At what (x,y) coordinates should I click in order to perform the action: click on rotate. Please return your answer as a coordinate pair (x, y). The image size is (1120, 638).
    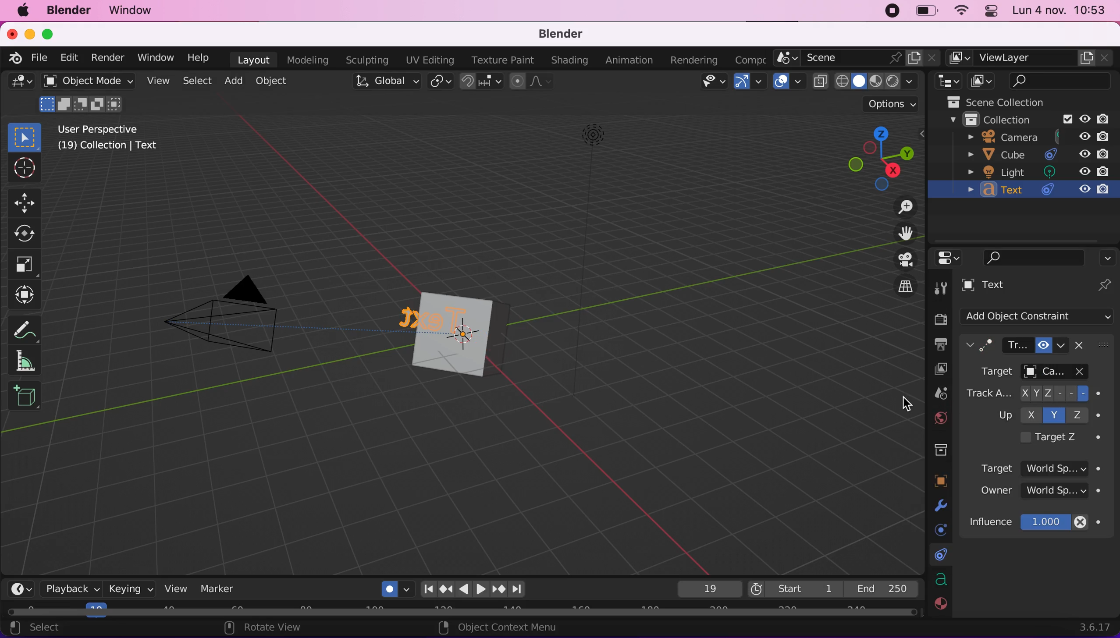
    Looking at the image, I should click on (25, 234).